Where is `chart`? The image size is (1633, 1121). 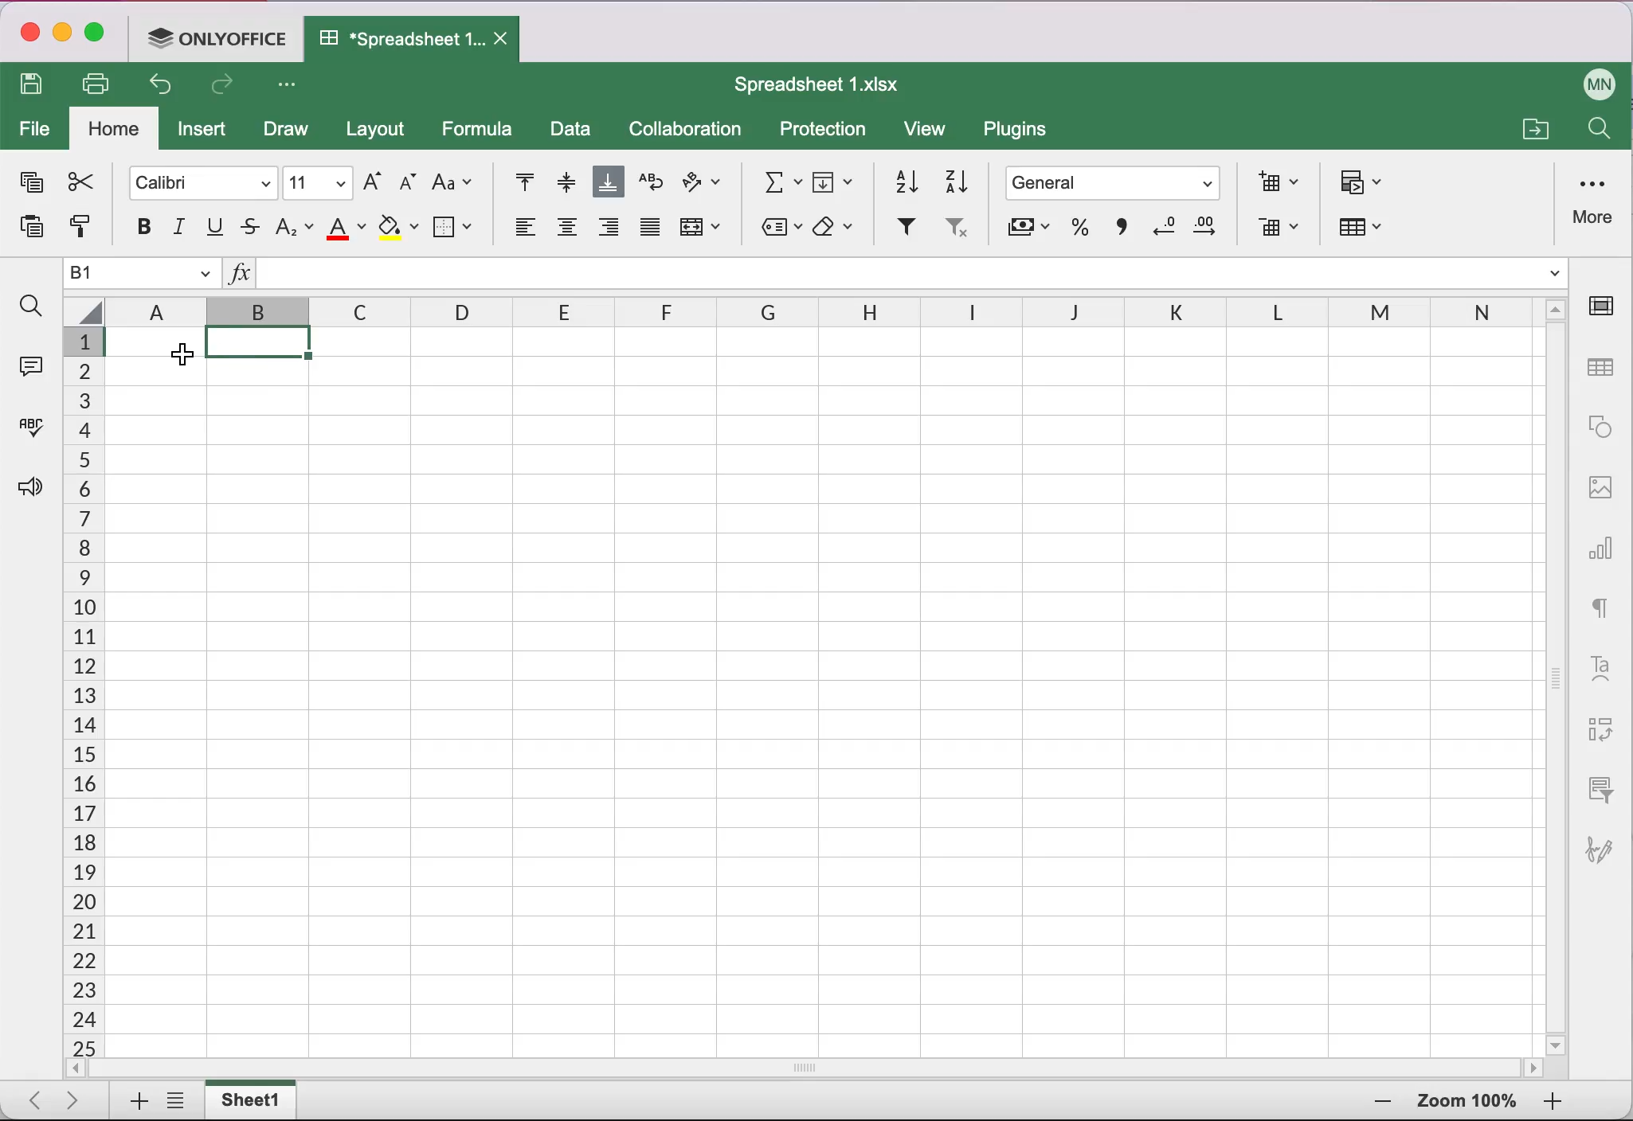
chart is located at coordinates (1603, 542).